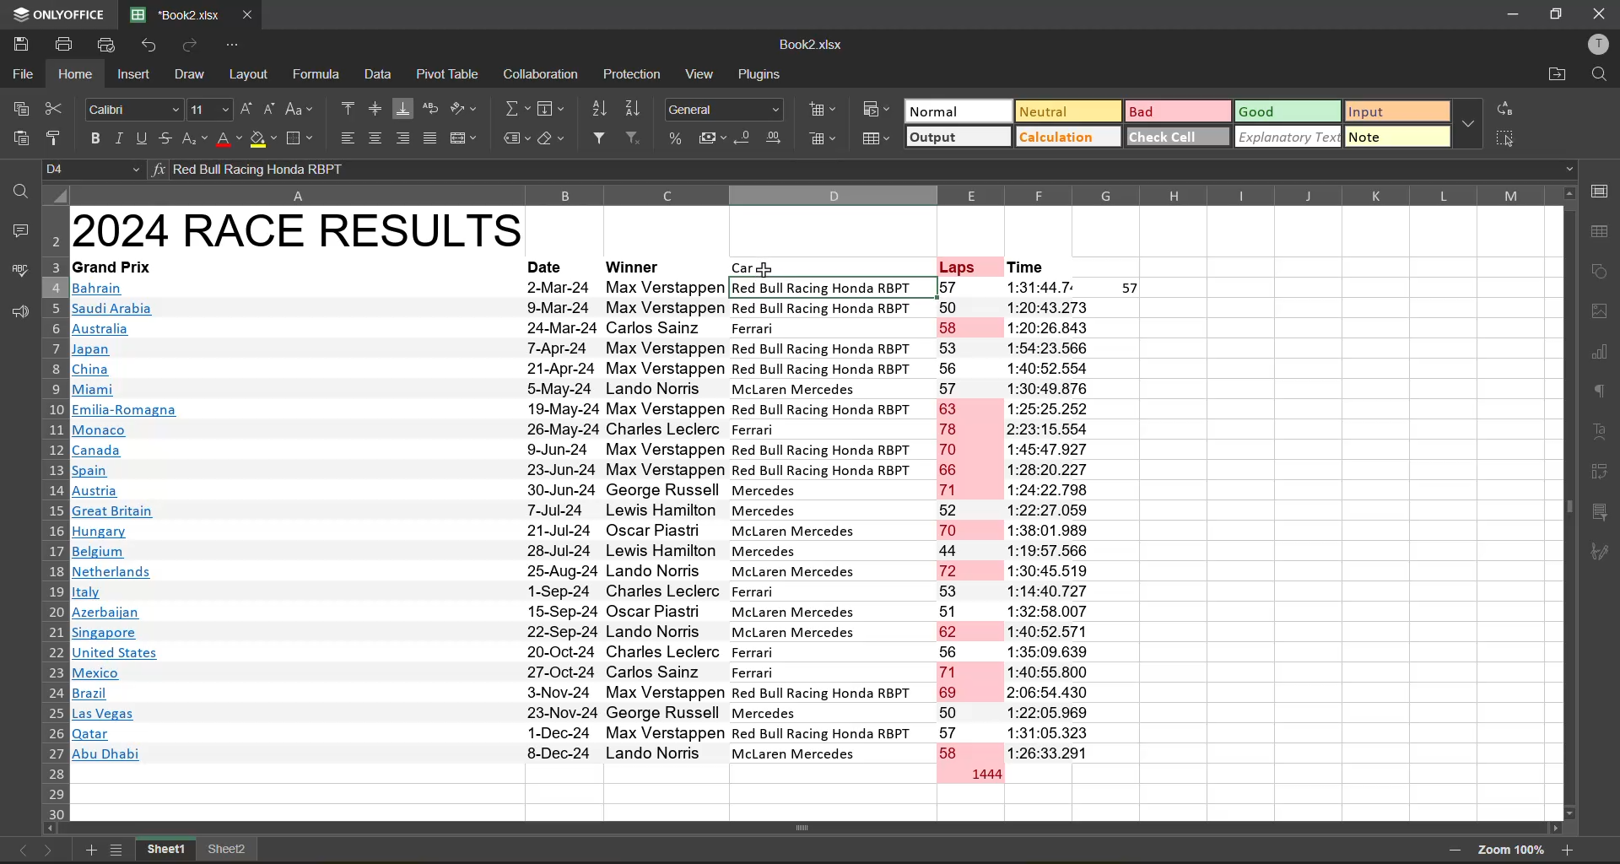 The width and height of the screenshot is (1620, 864). Describe the element at coordinates (302, 230) in the screenshot. I see `Heading` at that location.